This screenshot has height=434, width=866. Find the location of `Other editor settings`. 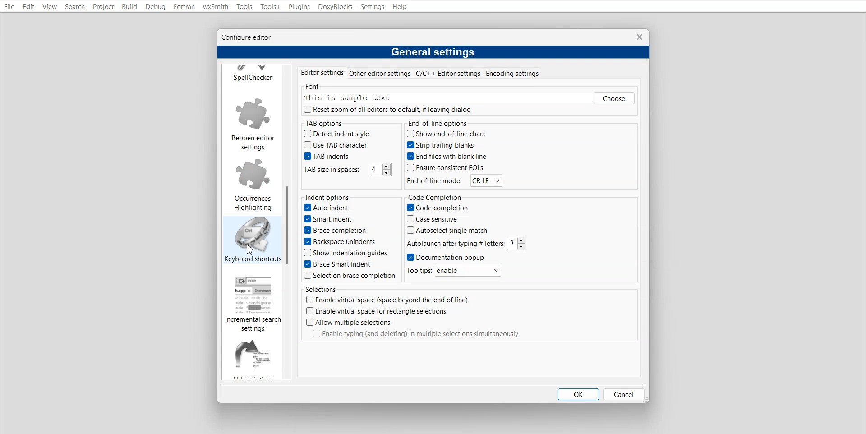

Other editor settings is located at coordinates (379, 73).